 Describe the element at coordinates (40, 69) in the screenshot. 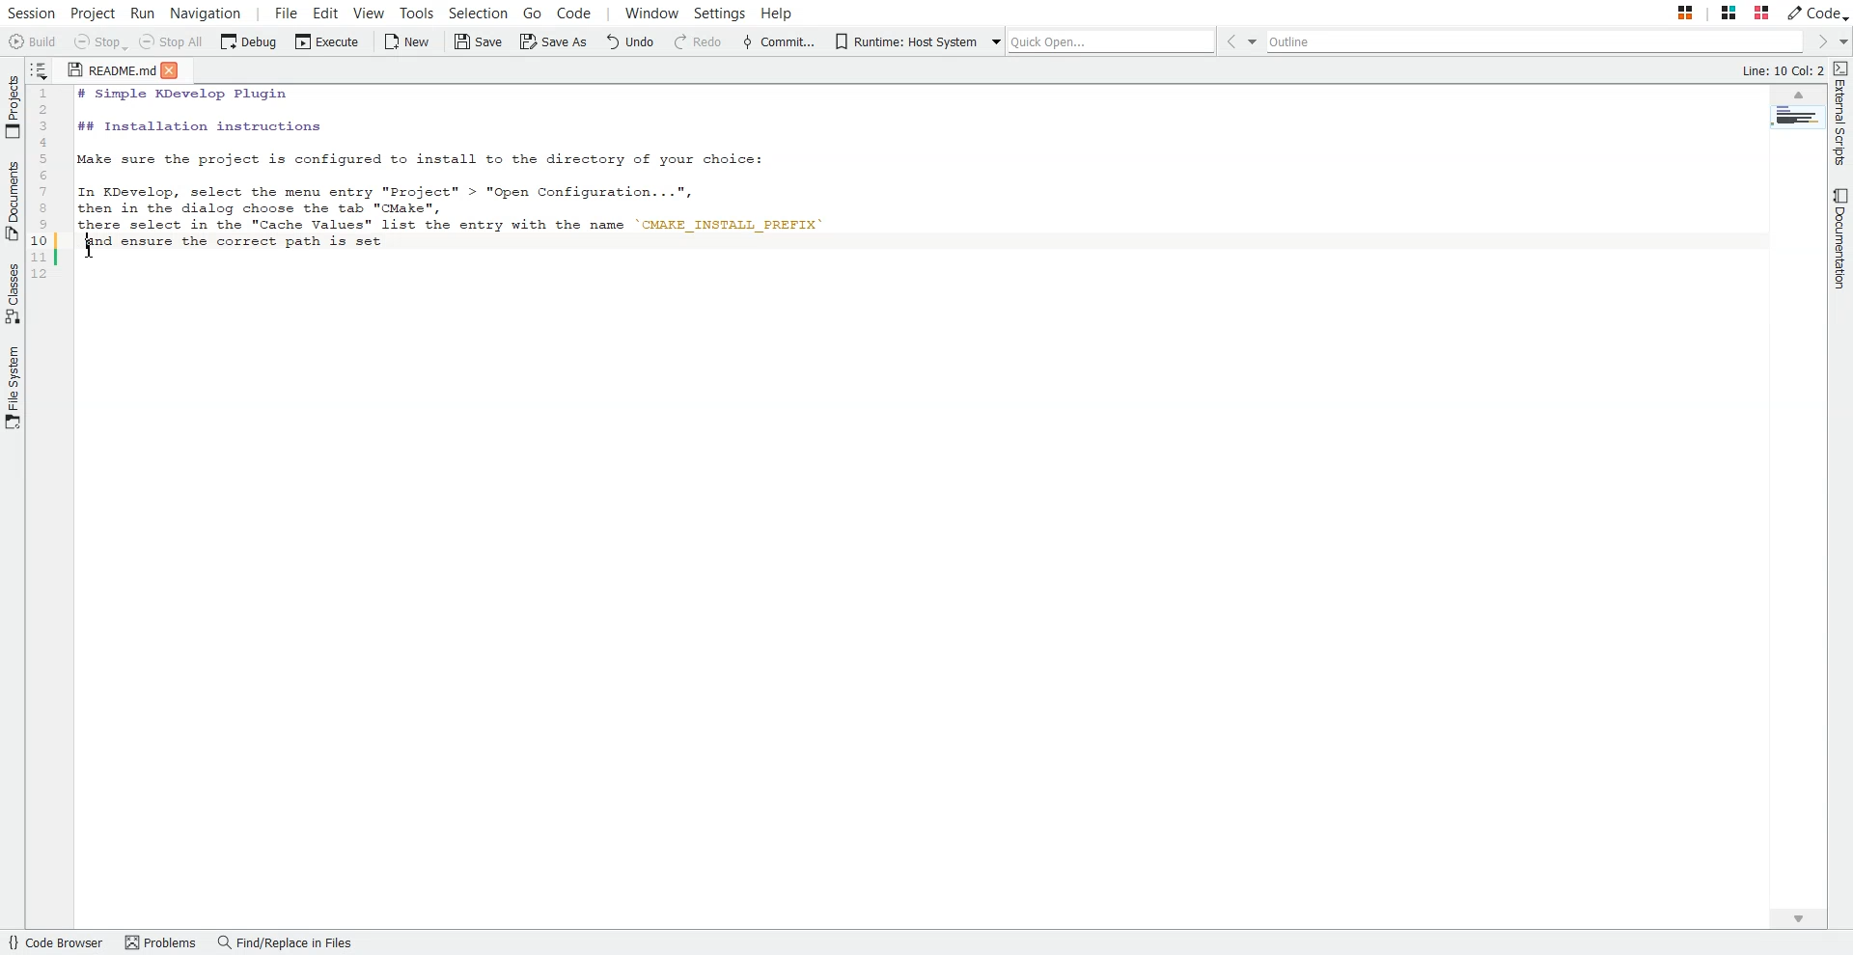

I see `Show sorted list` at that location.